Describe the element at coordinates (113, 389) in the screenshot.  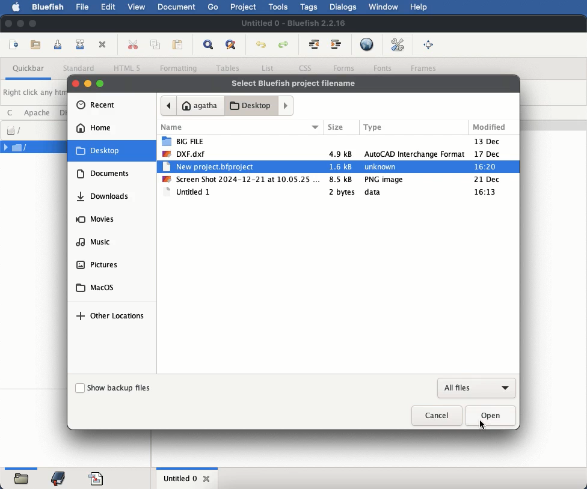
I see `show backup files` at that location.